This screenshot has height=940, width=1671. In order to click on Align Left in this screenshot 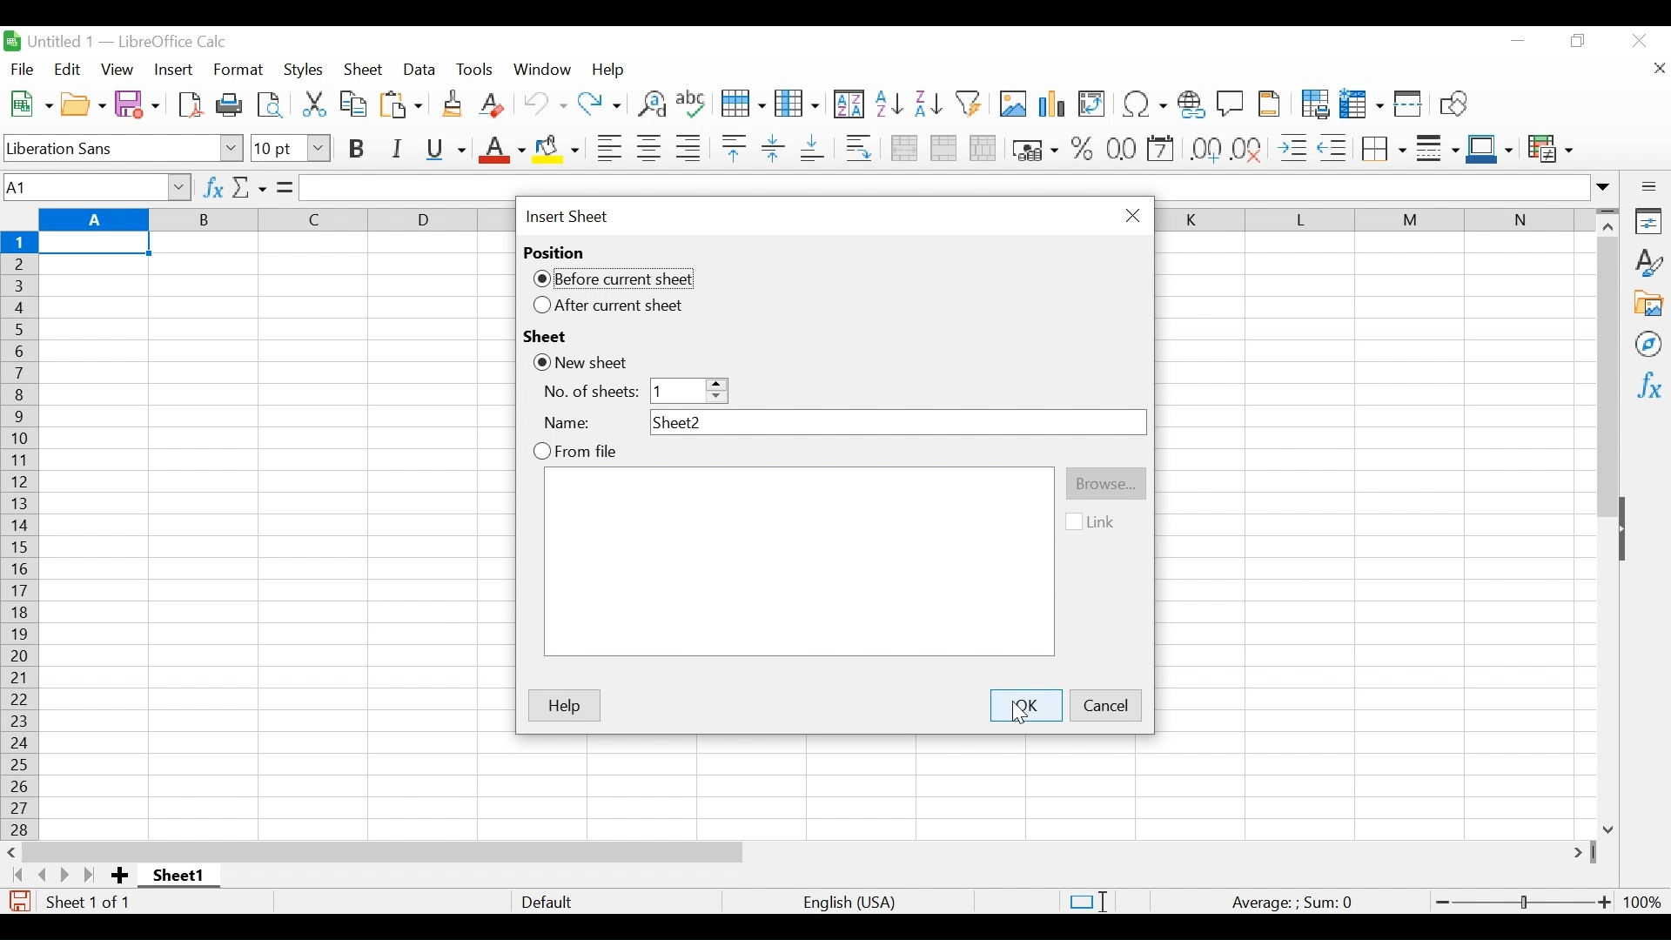, I will do `click(609, 148)`.